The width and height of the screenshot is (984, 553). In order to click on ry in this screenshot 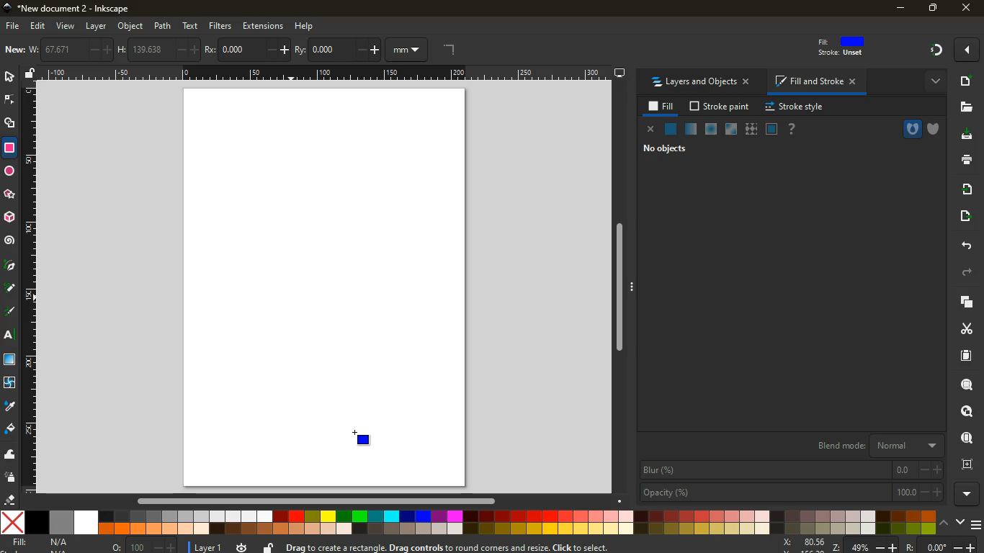, I will do `click(336, 50)`.